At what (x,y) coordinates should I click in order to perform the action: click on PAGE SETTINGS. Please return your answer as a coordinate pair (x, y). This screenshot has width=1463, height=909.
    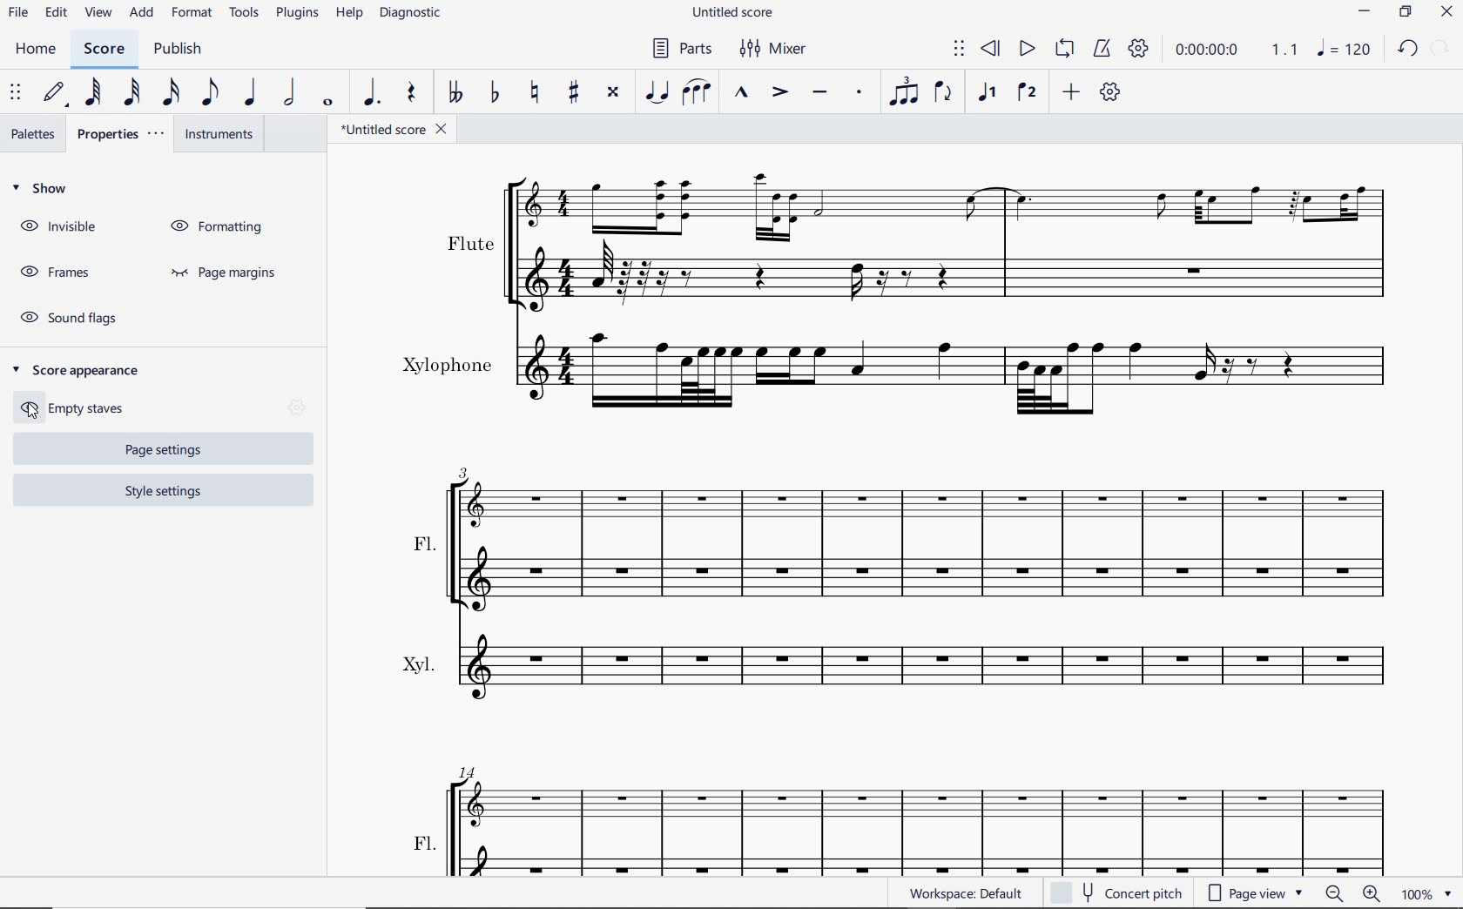
    Looking at the image, I should click on (155, 451).